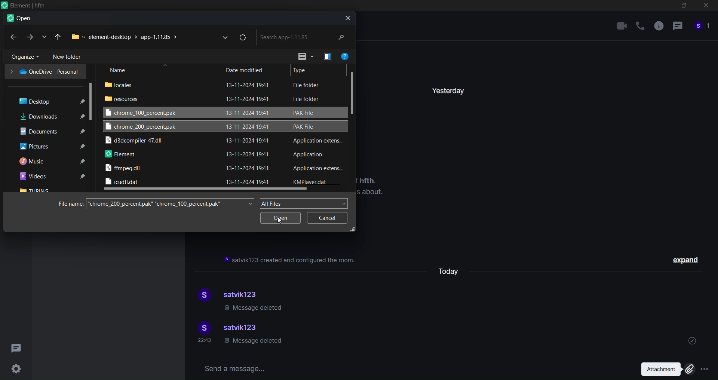 Image resolution: width=718 pixels, height=380 pixels. Describe the element at coordinates (245, 69) in the screenshot. I see `date modified` at that location.